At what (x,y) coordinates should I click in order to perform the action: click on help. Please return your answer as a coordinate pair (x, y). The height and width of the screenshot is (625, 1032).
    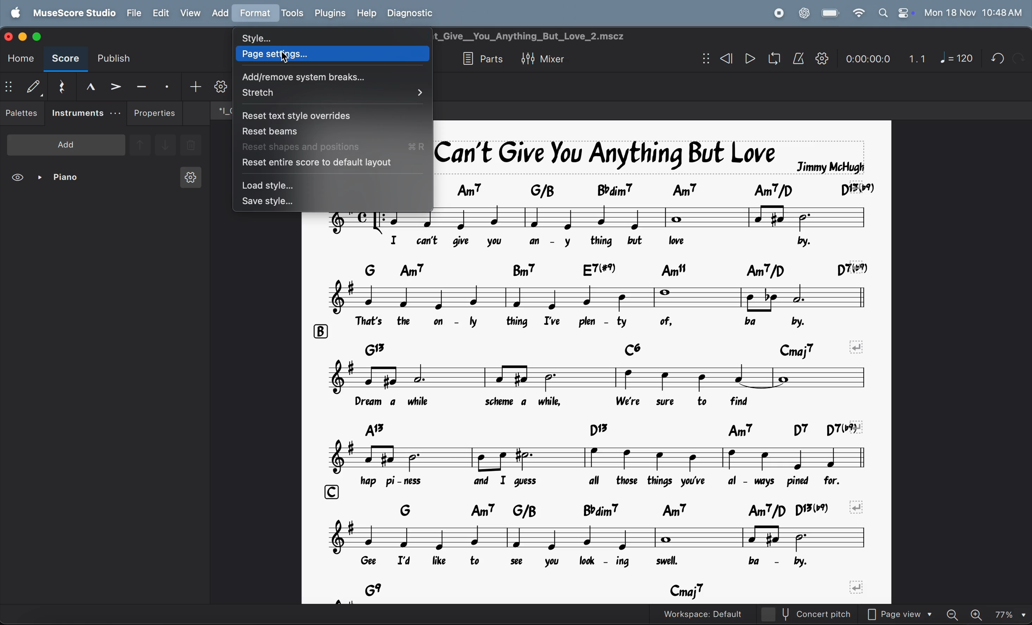
    Looking at the image, I should click on (367, 12).